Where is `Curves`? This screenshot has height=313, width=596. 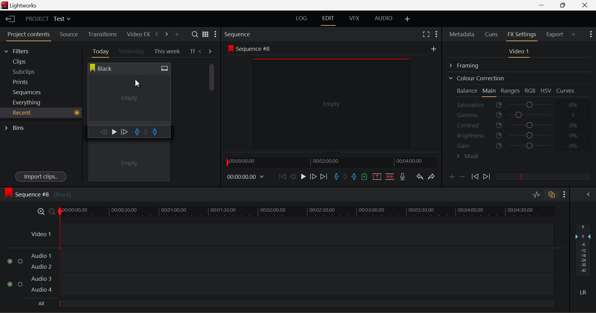
Curves is located at coordinates (566, 90).